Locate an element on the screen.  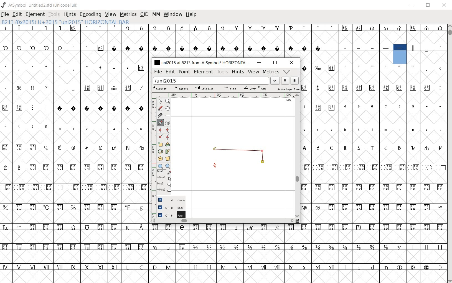
8213 (0x2015) U+2015 "uni2015" HORIZONTAL BAR is located at coordinates (400, 55).